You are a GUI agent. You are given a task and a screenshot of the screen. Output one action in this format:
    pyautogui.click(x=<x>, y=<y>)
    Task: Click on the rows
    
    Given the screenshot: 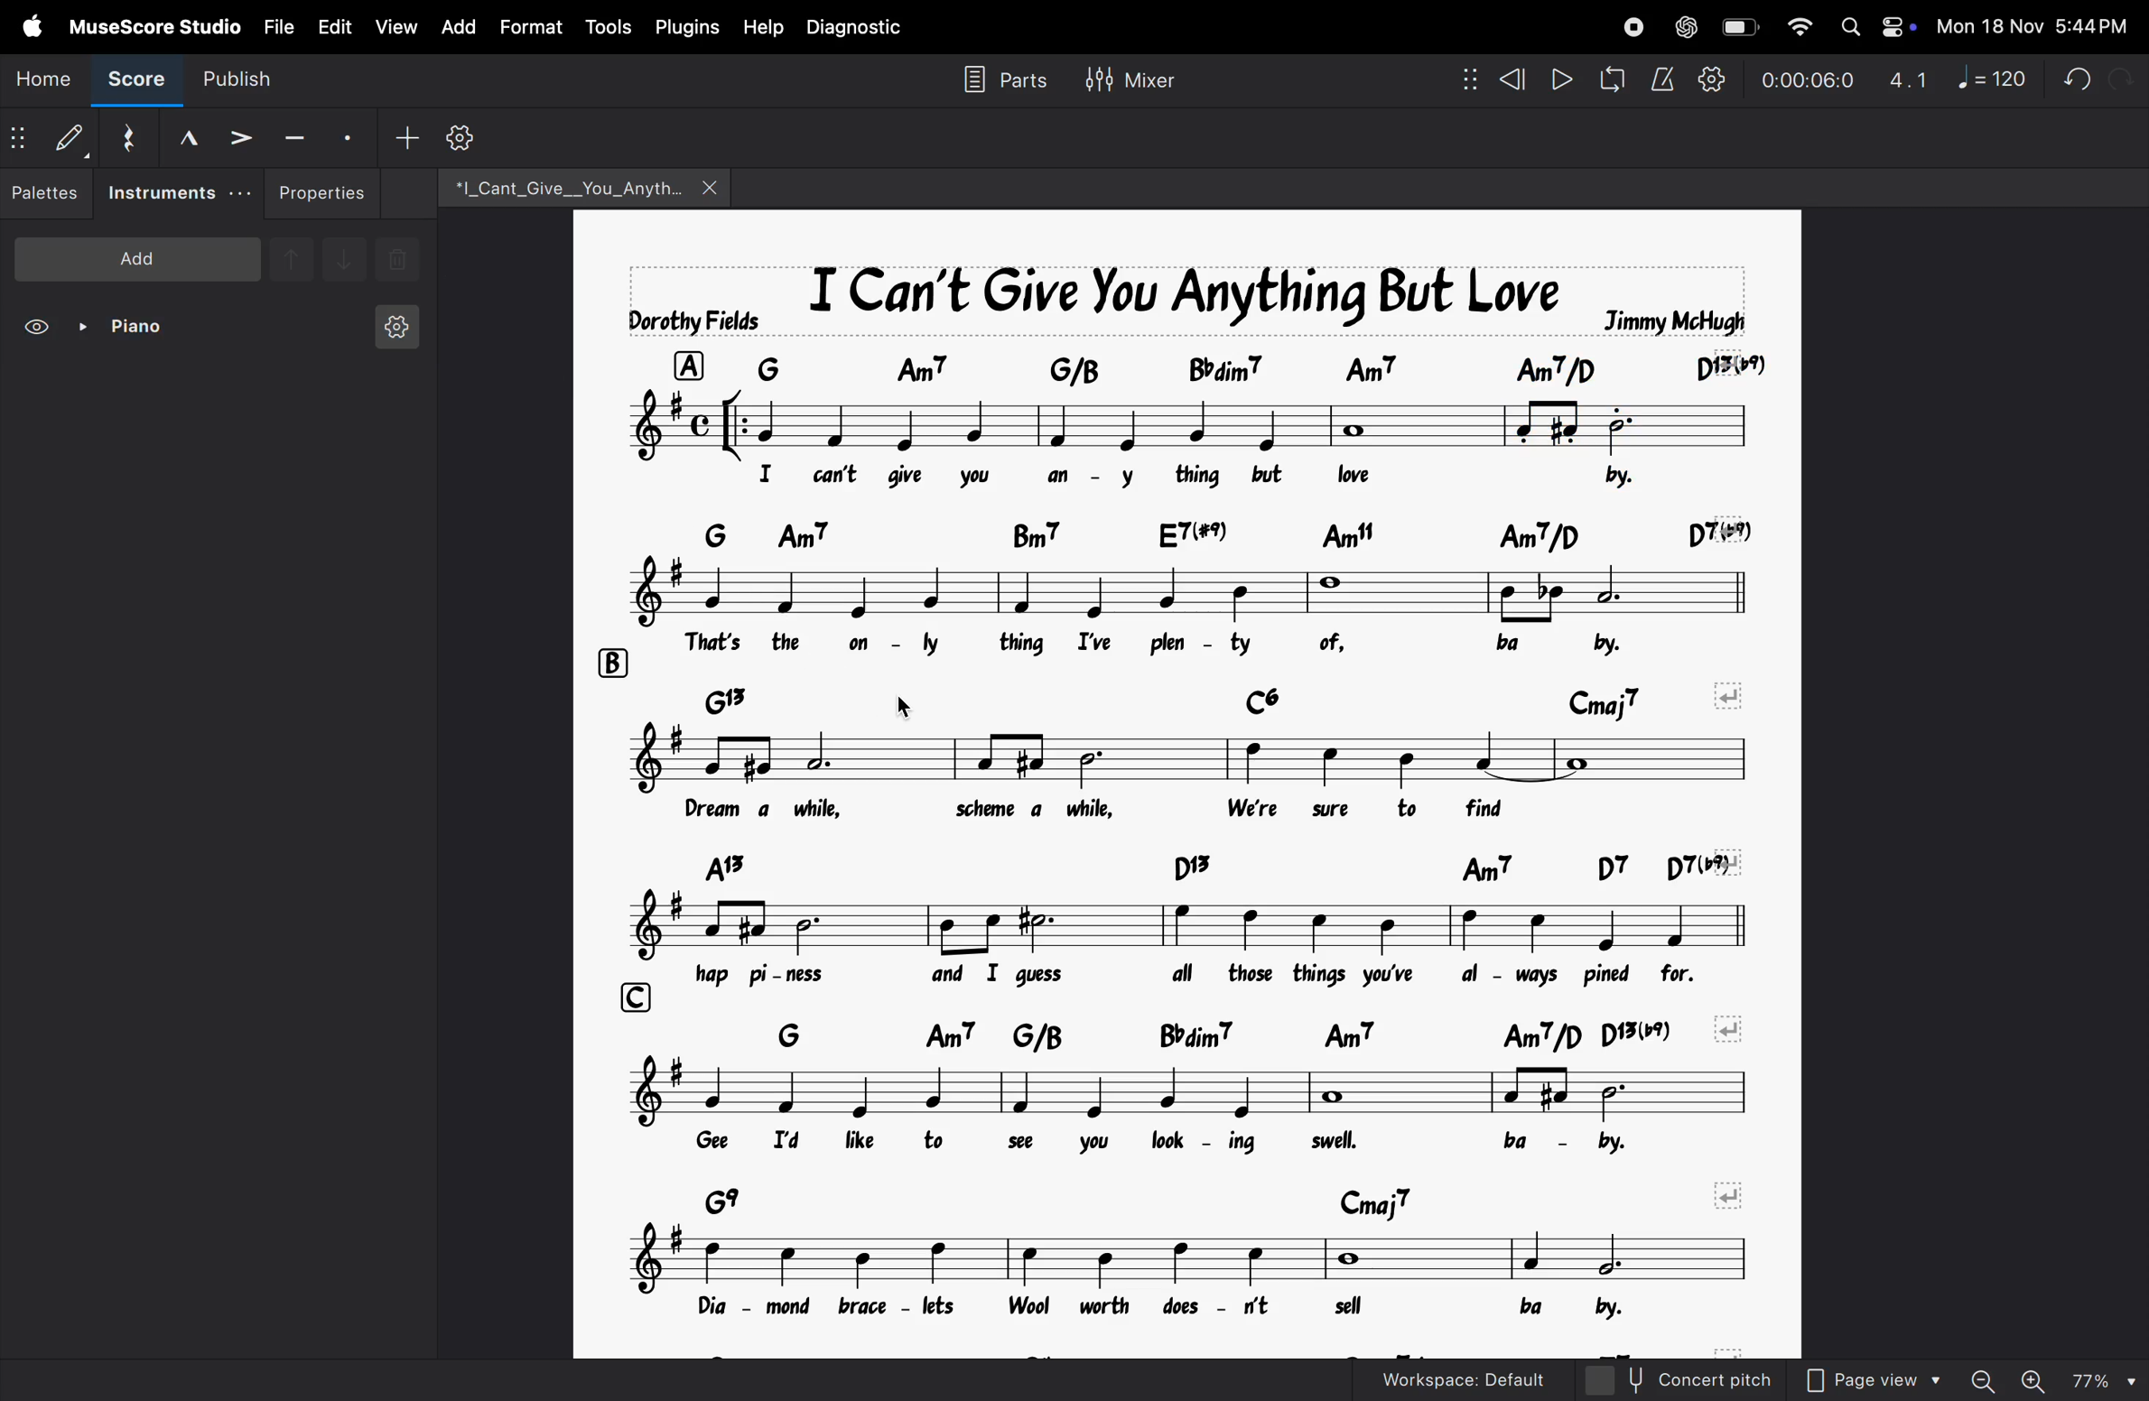 What is the action you would take?
    pyautogui.click(x=610, y=661)
    